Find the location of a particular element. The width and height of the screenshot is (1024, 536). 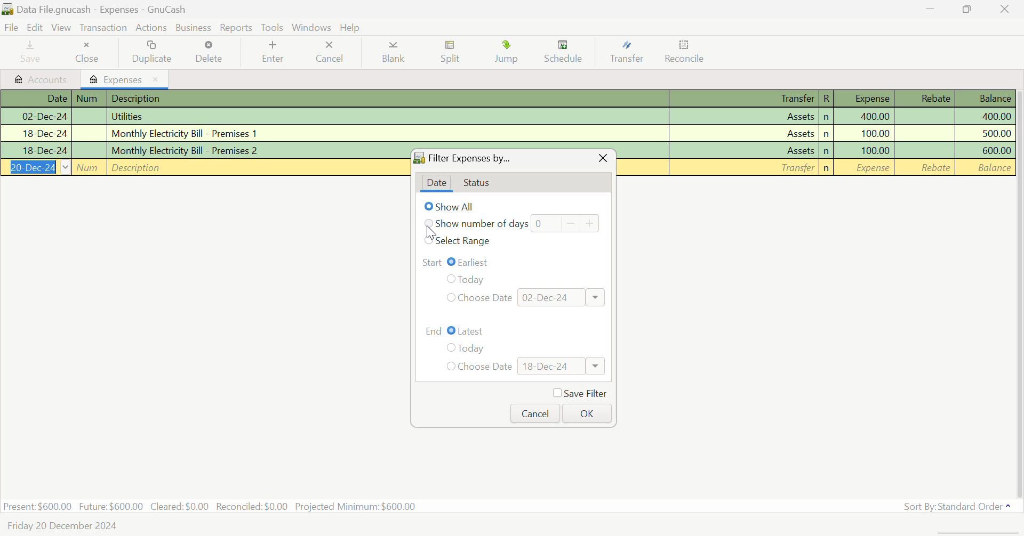

Data File.gnucash - Expenses - GnuCash is located at coordinates (95, 9).